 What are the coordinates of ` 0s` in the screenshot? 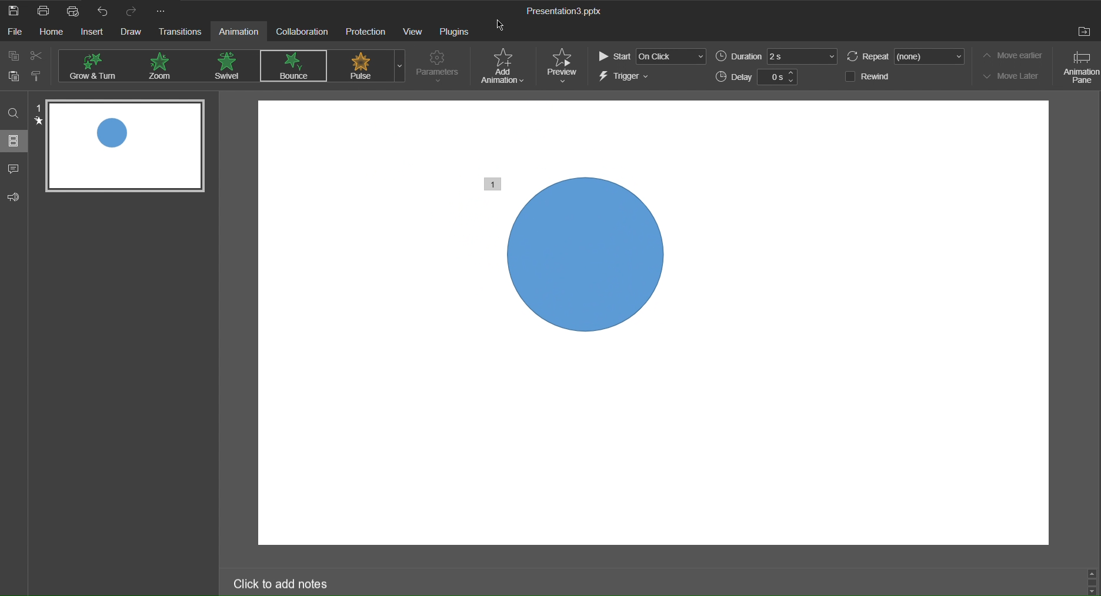 It's located at (772, 78).